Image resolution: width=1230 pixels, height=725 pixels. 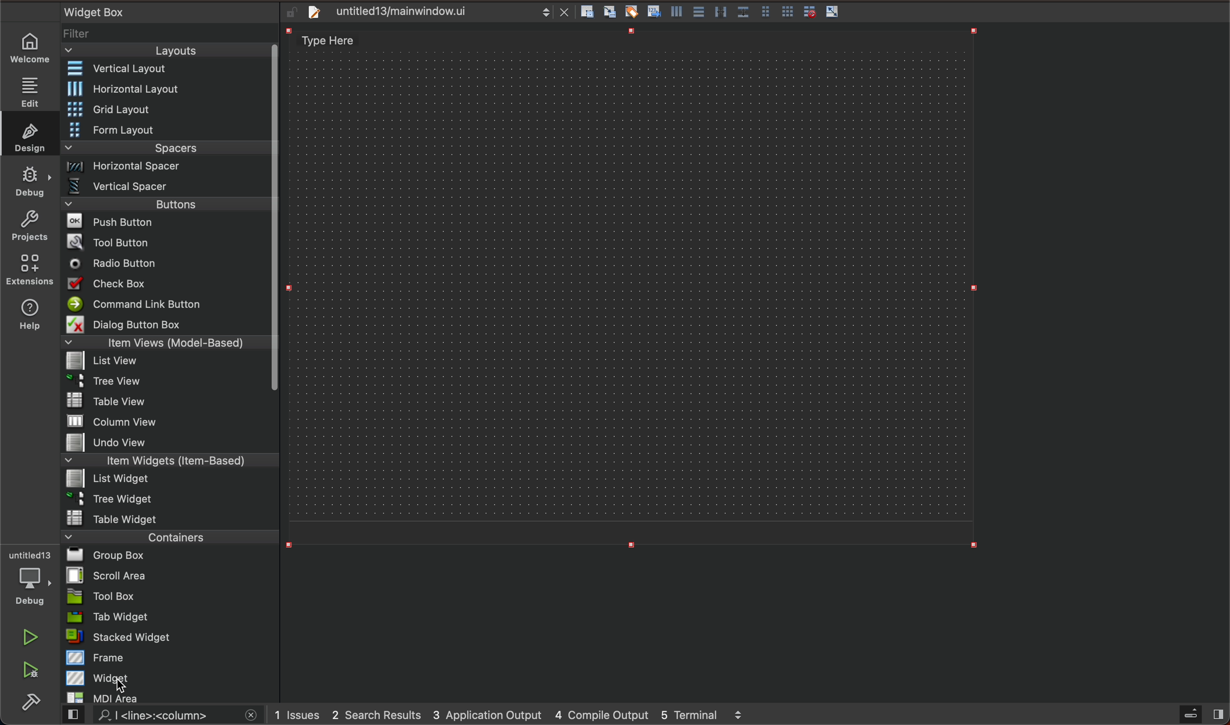 What do you see at coordinates (170, 50) in the screenshot?
I see `layouts` at bounding box center [170, 50].